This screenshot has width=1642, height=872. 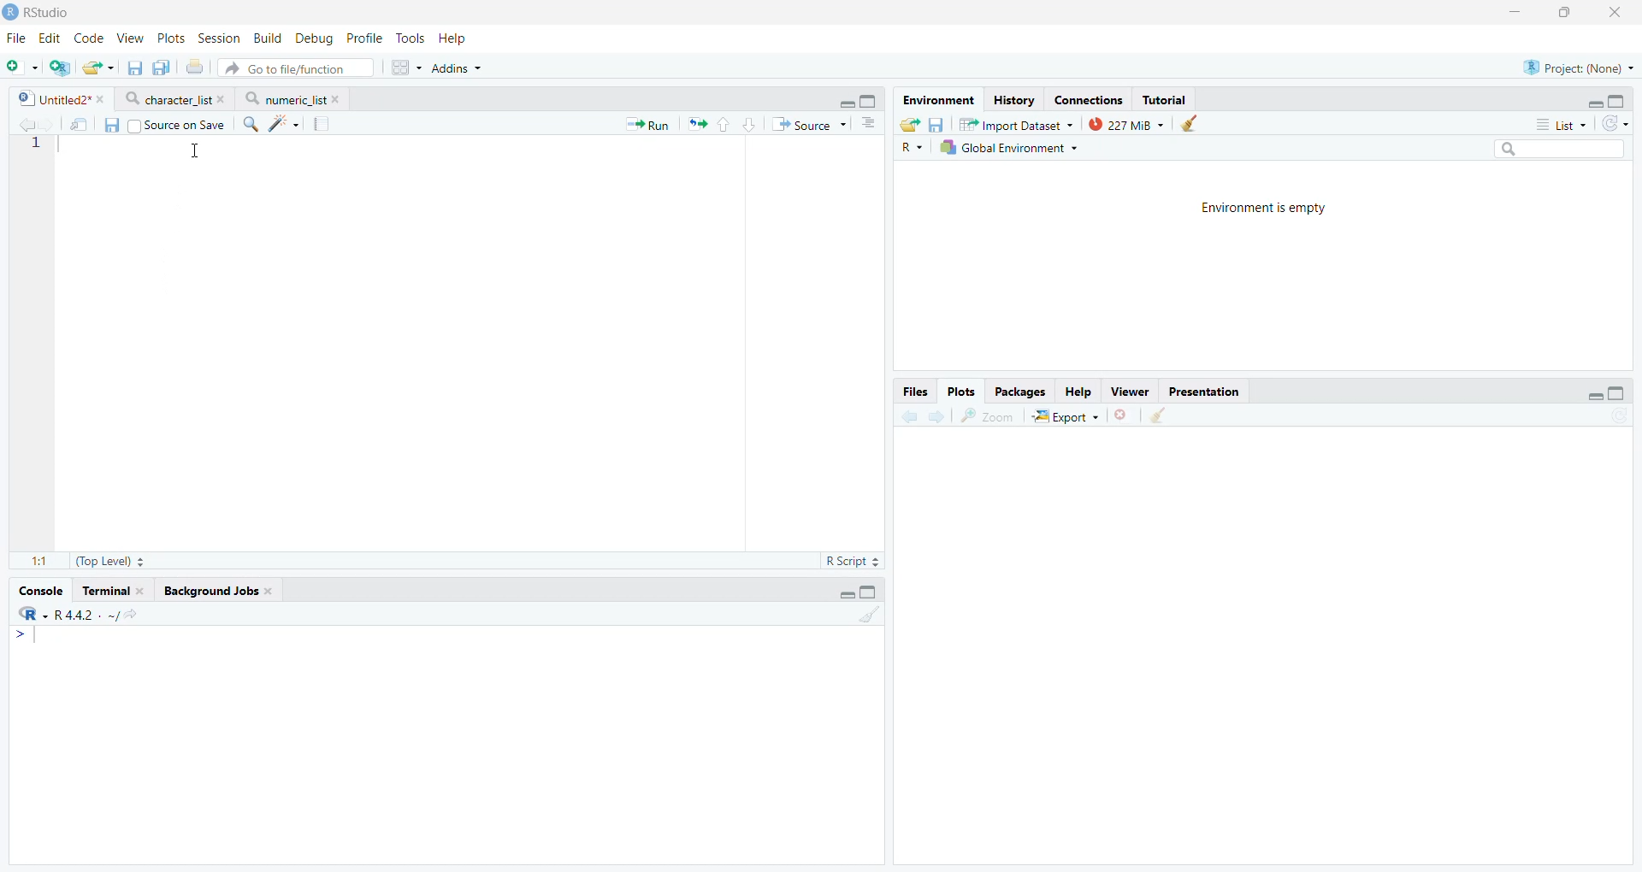 What do you see at coordinates (1567, 11) in the screenshot?
I see `Maximize` at bounding box center [1567, 11].